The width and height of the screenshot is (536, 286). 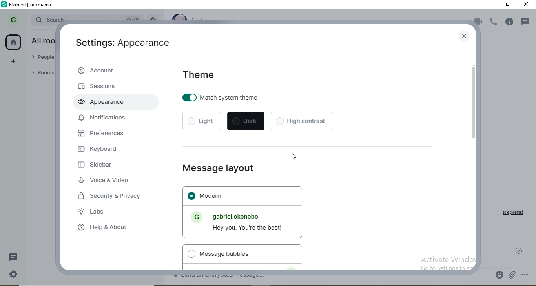 What do you see at coordinates (107, 133) in the screenshot?
I see `preferences` at bounding box center [107, 133].